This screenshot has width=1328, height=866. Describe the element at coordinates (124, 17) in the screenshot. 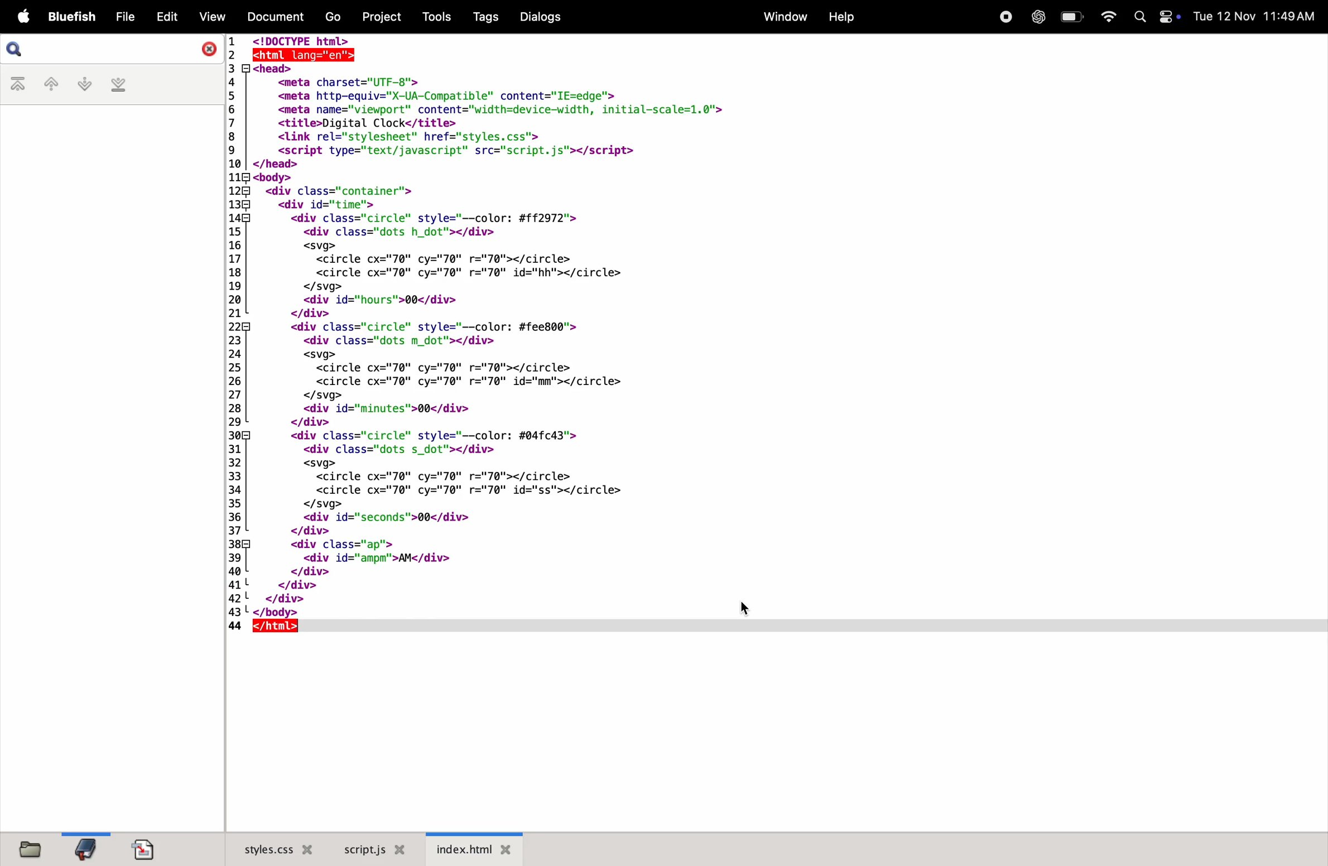

I see `file` at that location.